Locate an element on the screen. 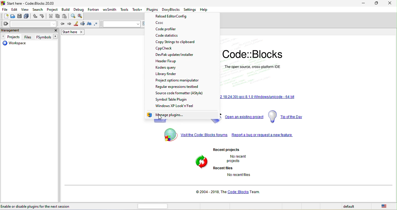 Image resolution: width=397 pixels, height=210 pixels. code blocks is located at coordinates (254, 54).